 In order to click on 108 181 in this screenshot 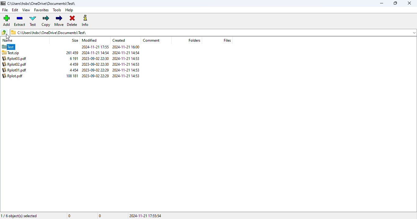, I will do `click(72, 76)`.